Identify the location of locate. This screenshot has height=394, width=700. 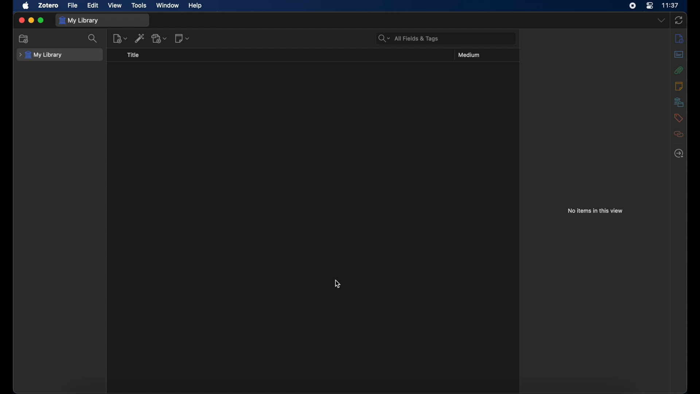
(678, 153).